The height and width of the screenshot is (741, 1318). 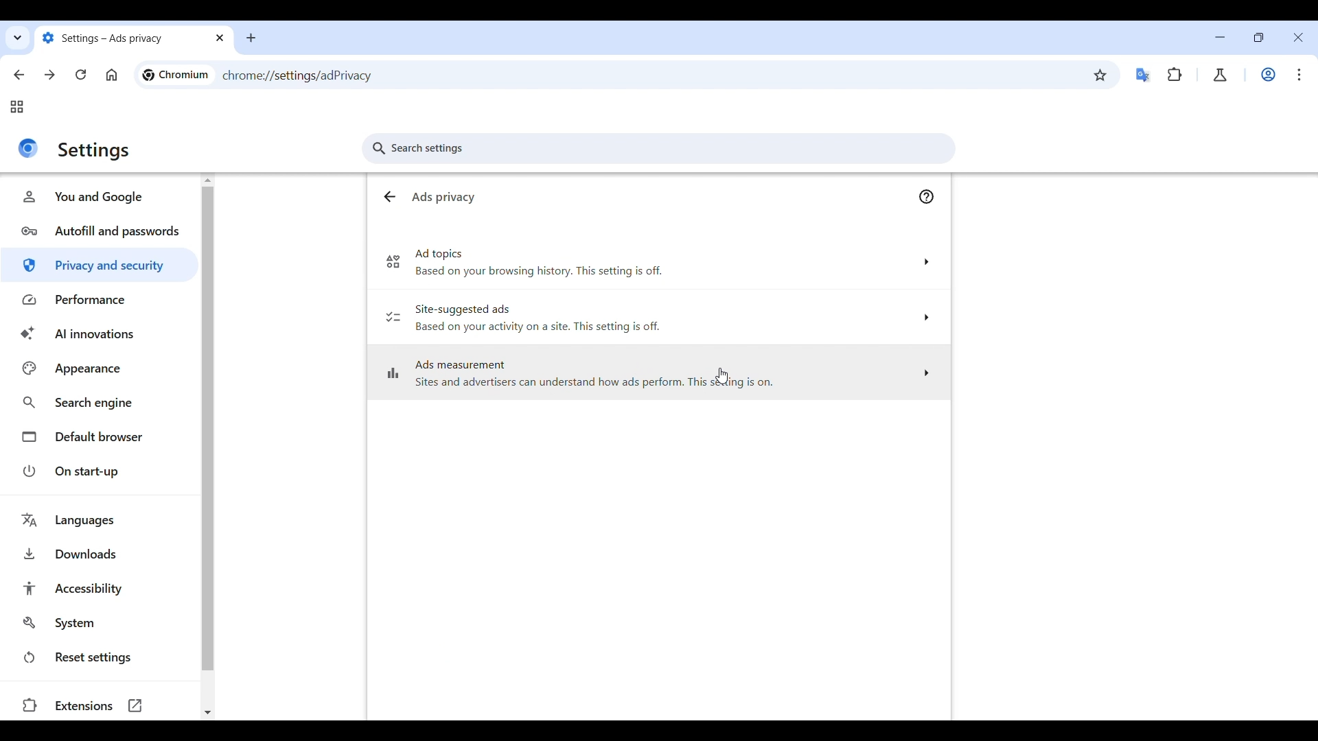 I want to click on Ads privacy, so click(x=449, y=198).